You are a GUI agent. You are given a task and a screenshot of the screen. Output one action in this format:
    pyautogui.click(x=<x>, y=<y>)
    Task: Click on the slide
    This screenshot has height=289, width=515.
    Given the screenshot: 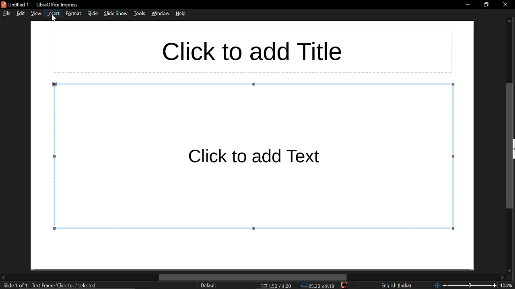 What is the action you would take?
    pyautogui.click(x=93, y=14)
    